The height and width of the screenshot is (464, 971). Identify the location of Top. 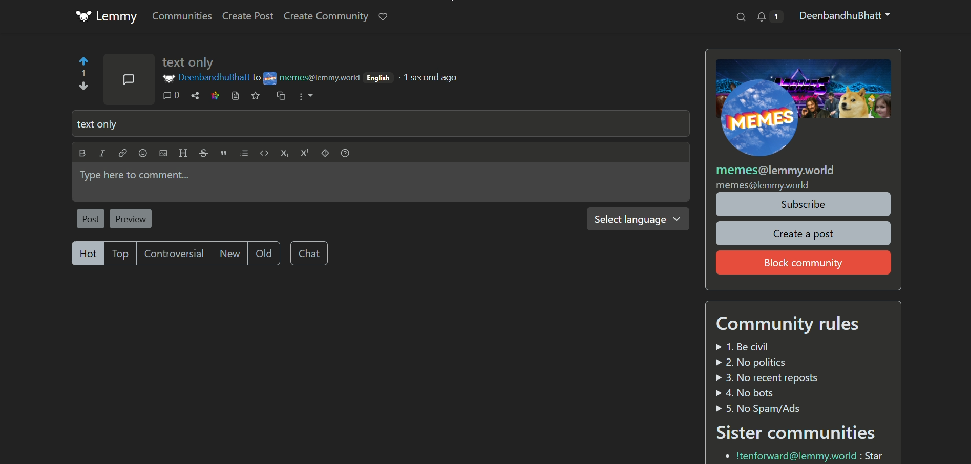
(122, 254).